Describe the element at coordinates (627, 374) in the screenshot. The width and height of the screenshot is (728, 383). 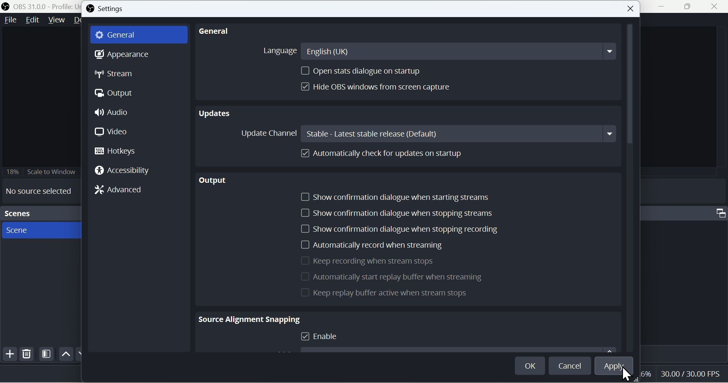
I see `Cursor` at that location.